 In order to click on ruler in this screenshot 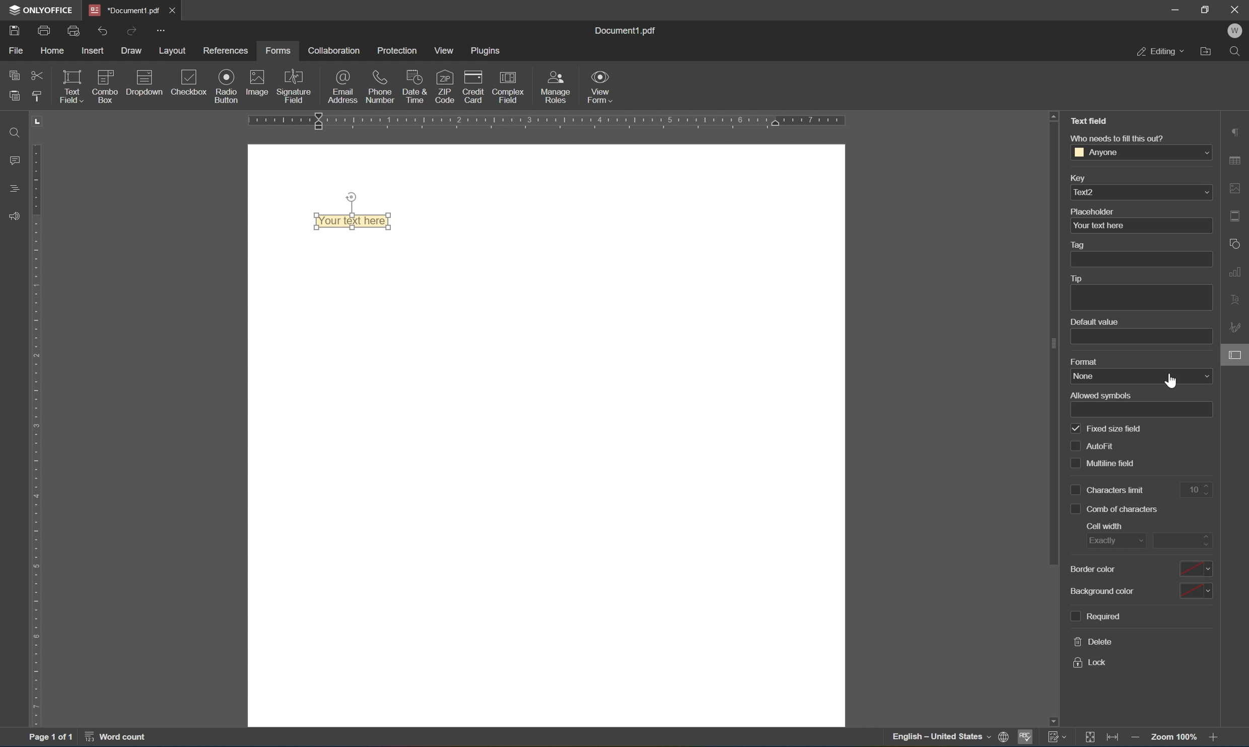, I will do `click(546, 122)`.